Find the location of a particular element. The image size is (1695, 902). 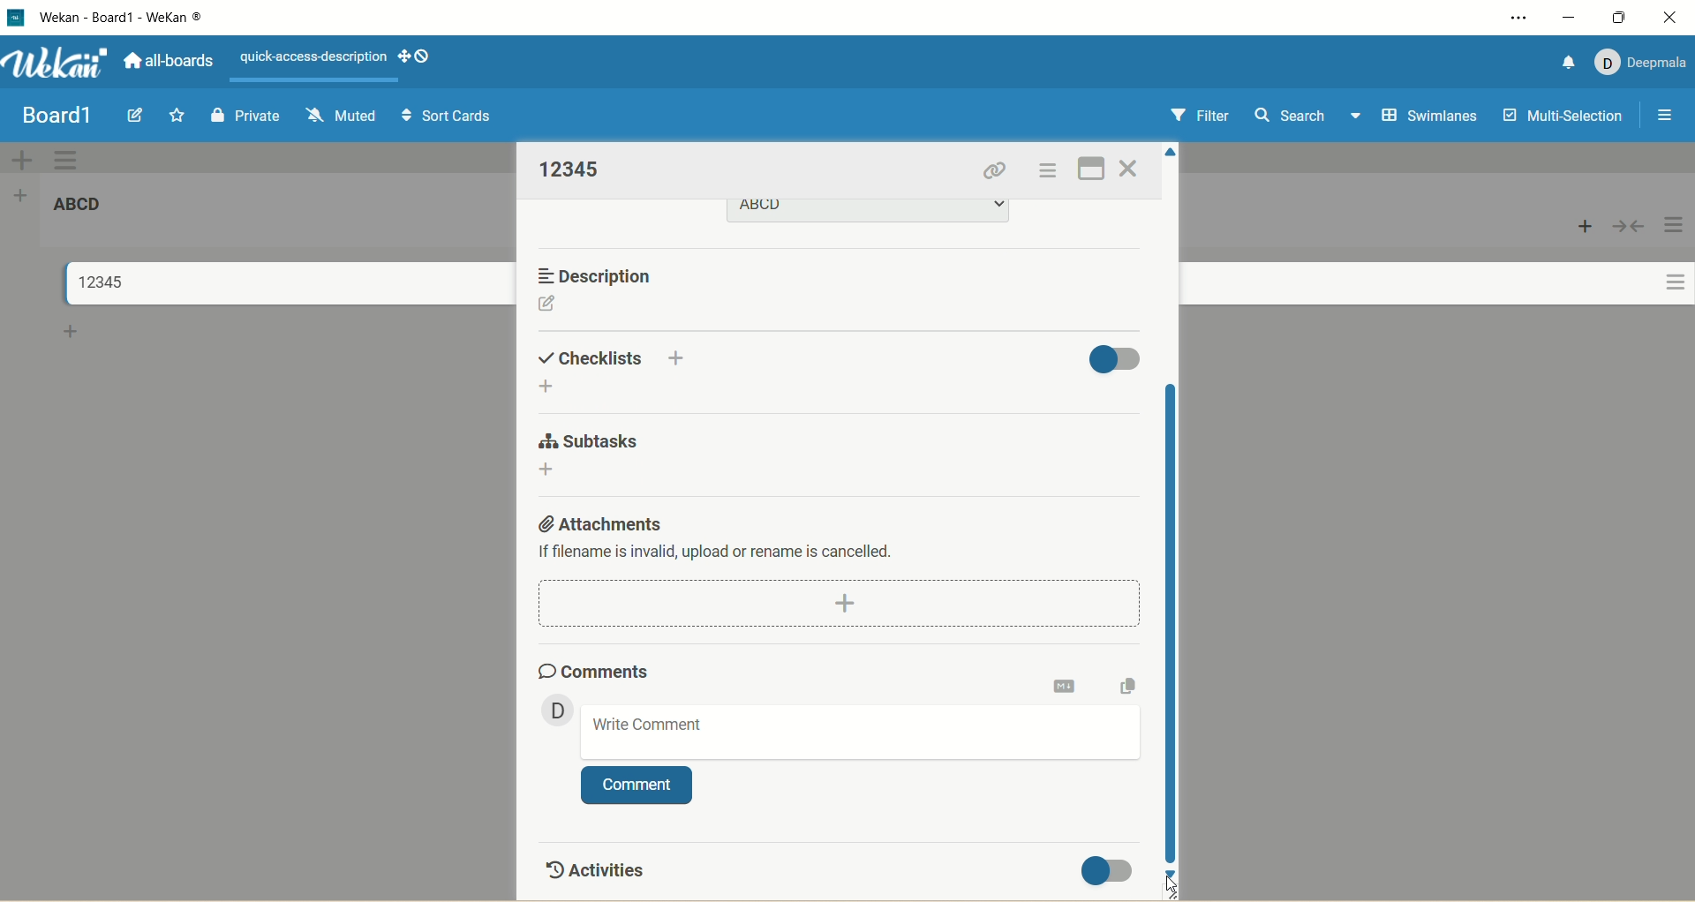

add card is located at coordinates (1586, 227).